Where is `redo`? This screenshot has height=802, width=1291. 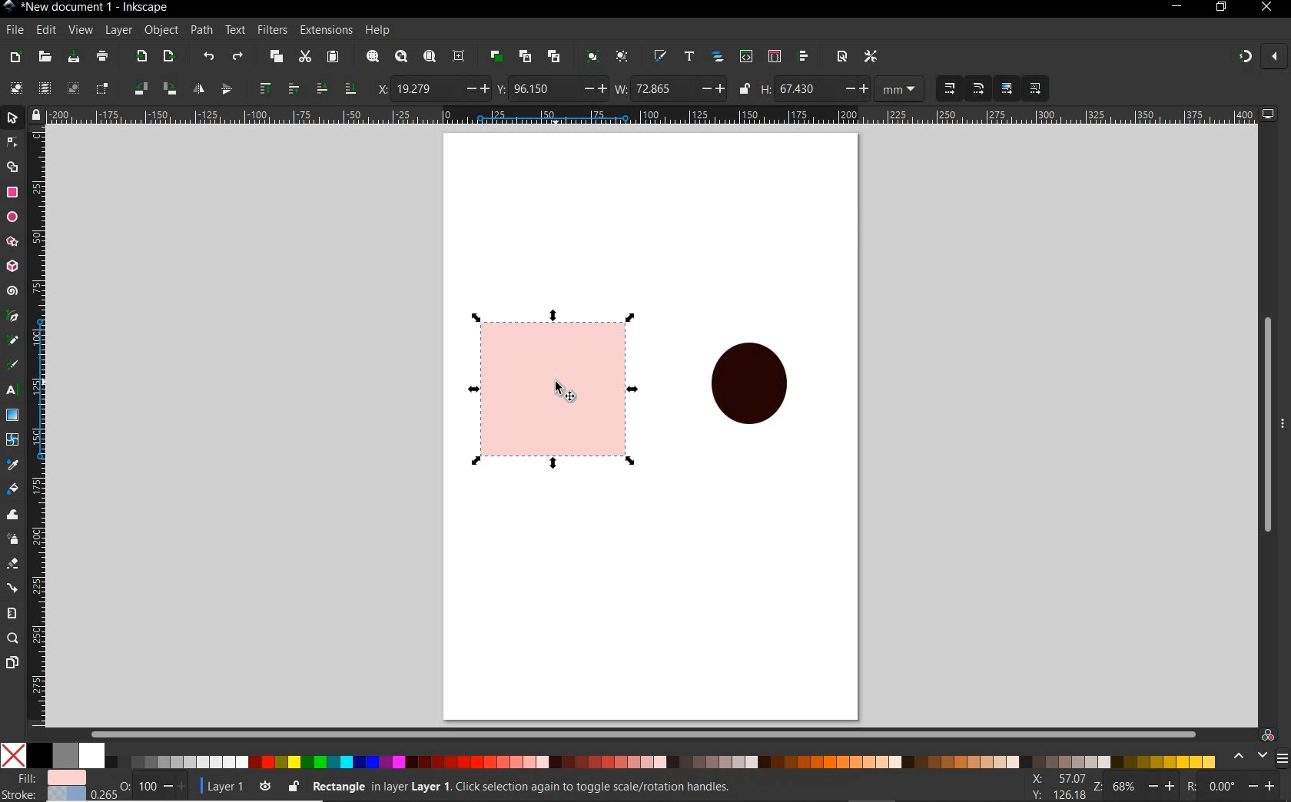
redo is located at coordinates (237, 56).